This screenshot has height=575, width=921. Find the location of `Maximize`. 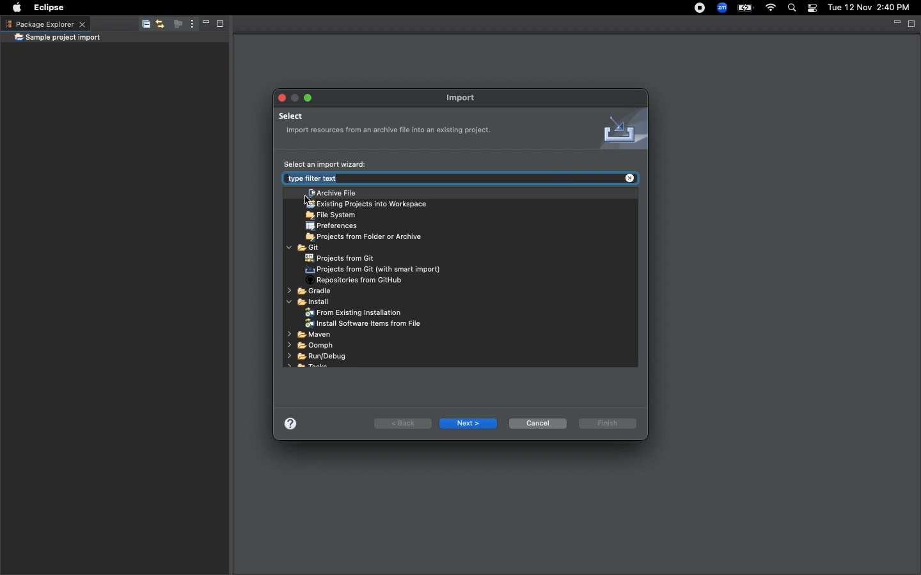

Maximize is located at coordinates (912, 24).